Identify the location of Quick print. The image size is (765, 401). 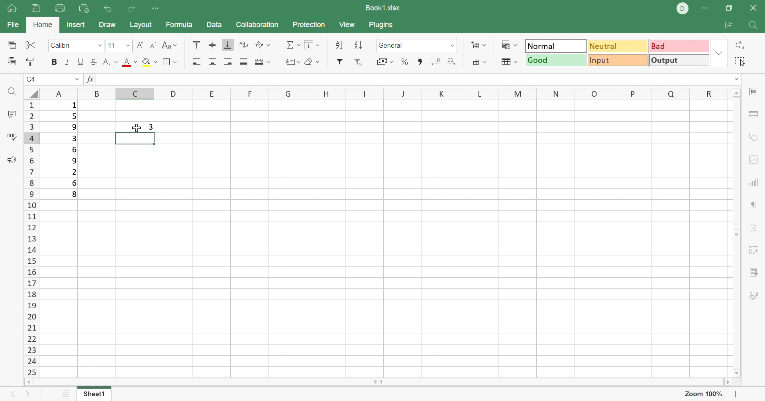
(83, 8).